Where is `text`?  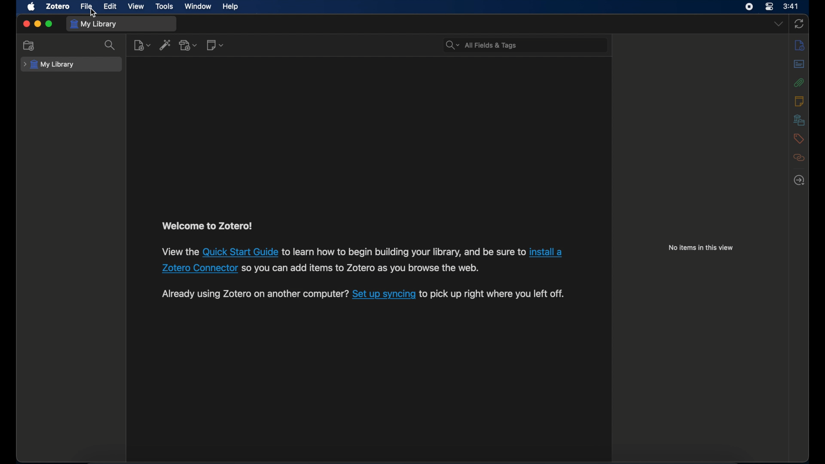 text is located at coordinates (211, 227).